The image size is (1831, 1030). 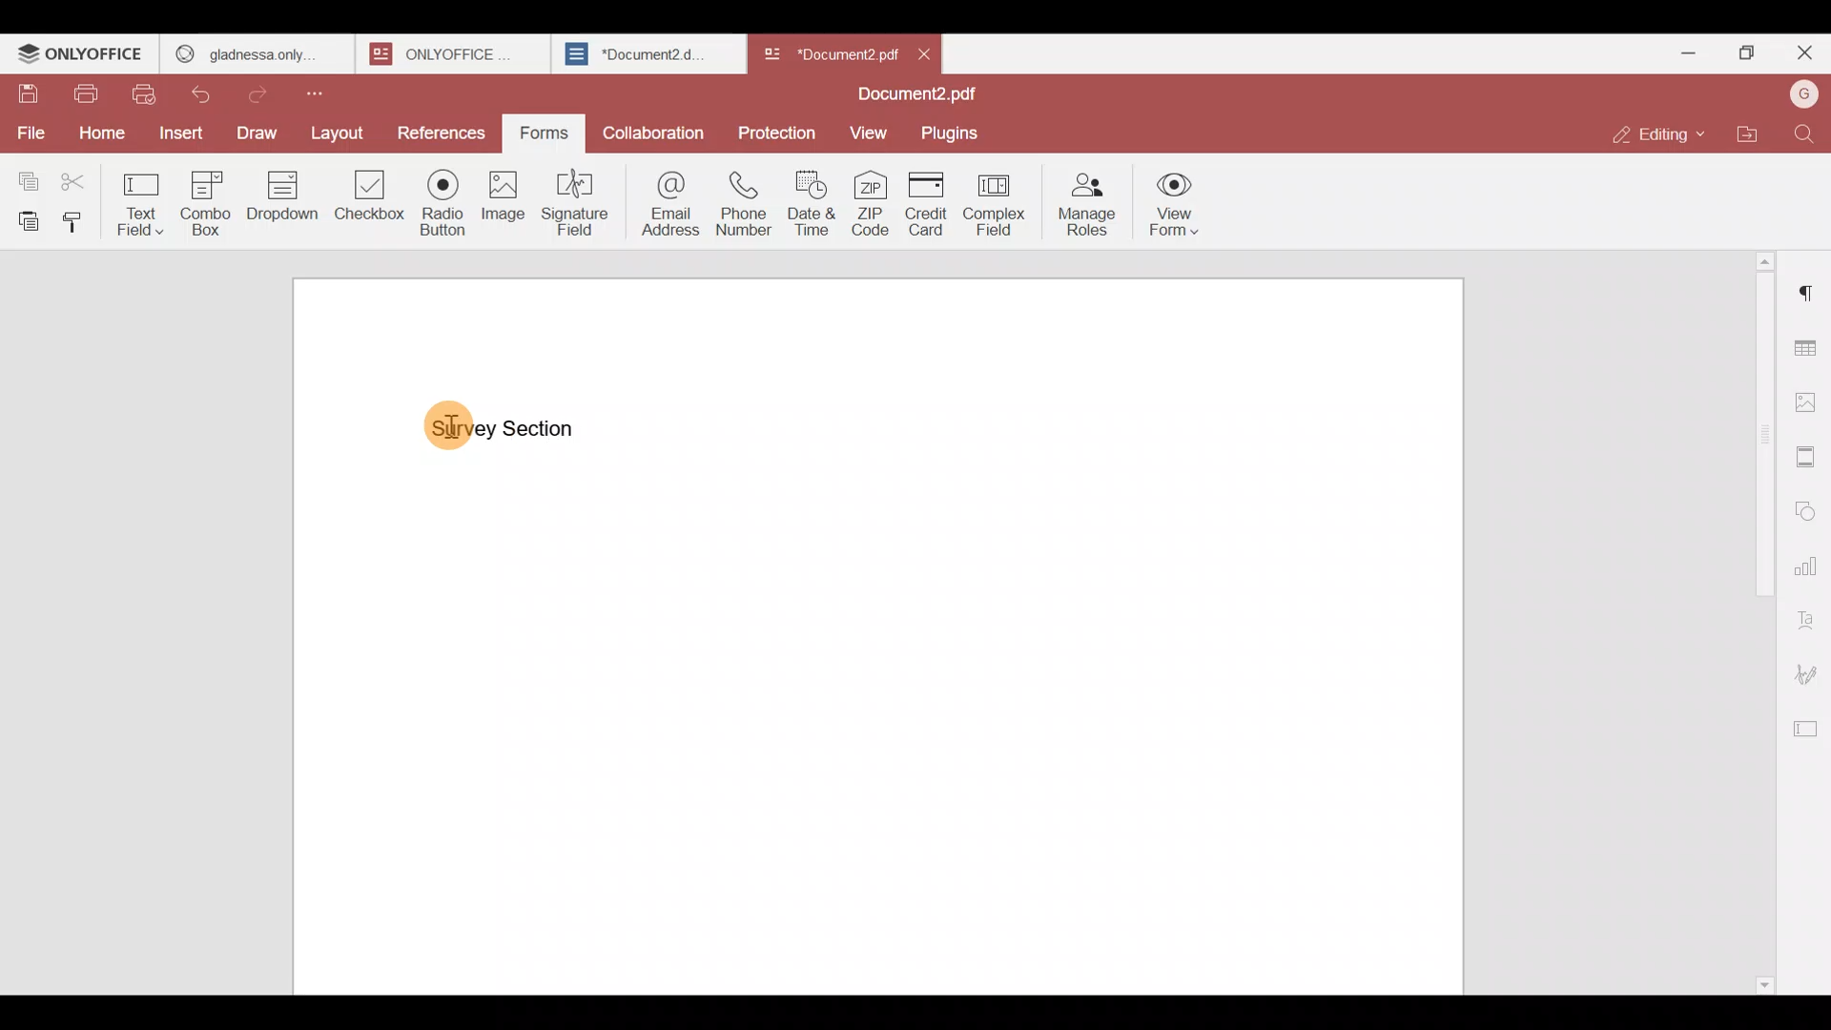 I want to click on Minimize, so click(x=1695, y=53).